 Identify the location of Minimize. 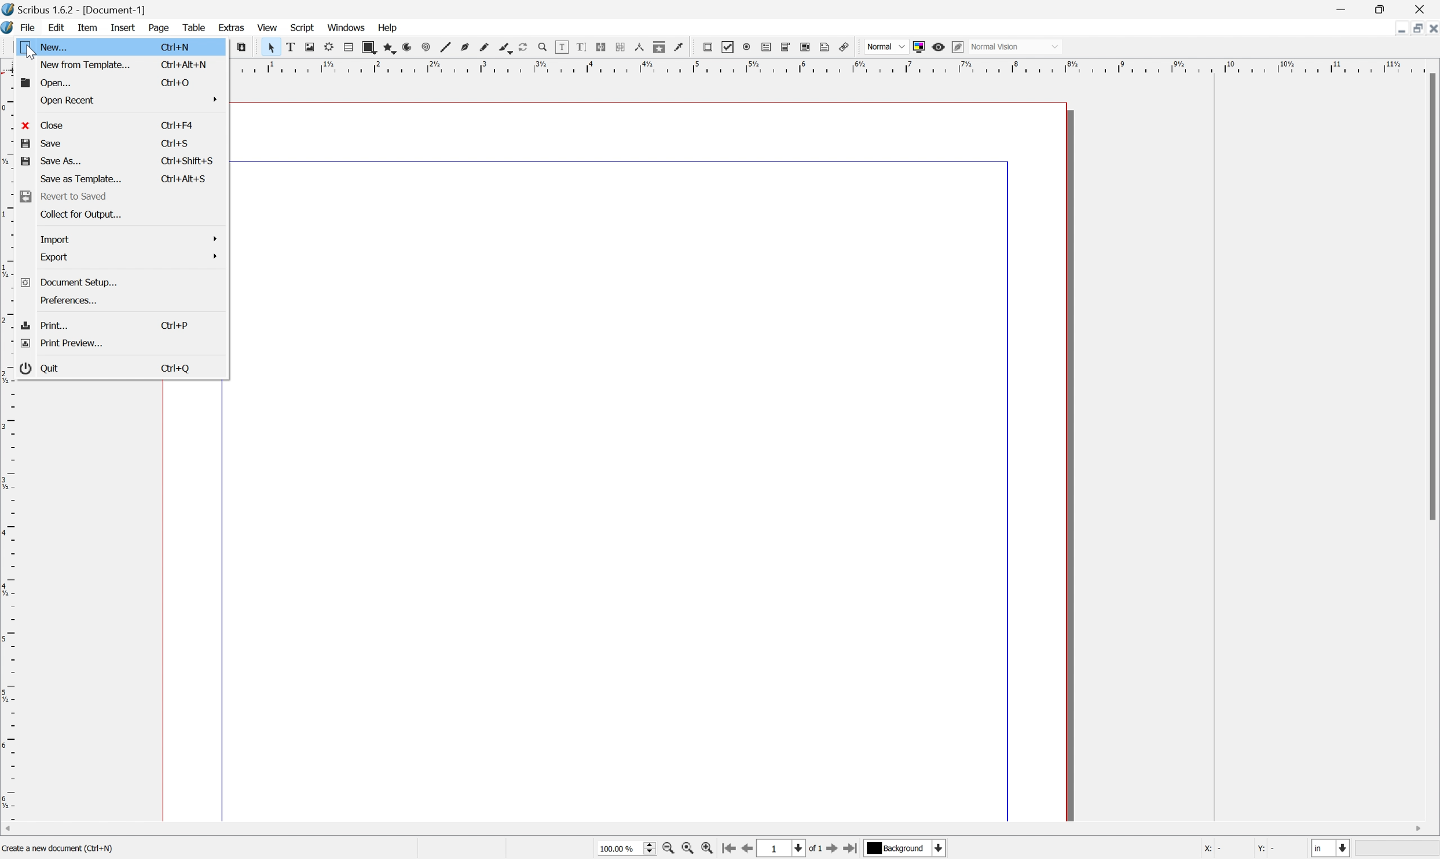
(1344, 8).